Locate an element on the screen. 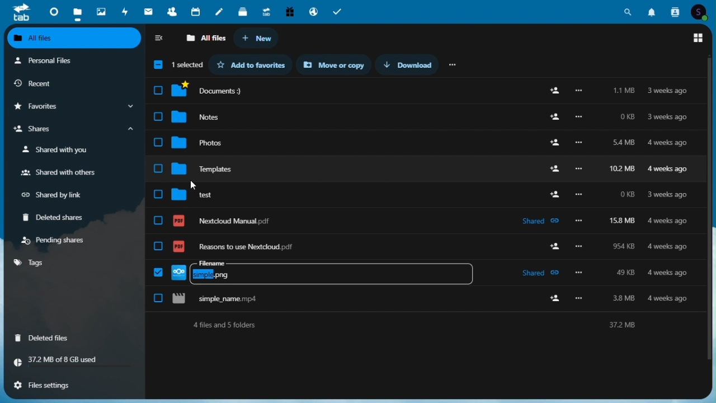 The image size is (716, 403). contacts is located at coordinates (172, 11).